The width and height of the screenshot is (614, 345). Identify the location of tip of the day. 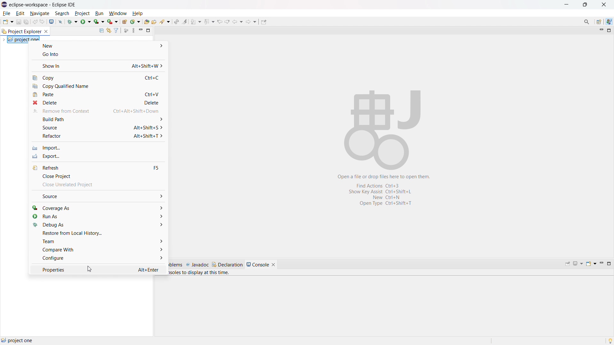
(610, 341).